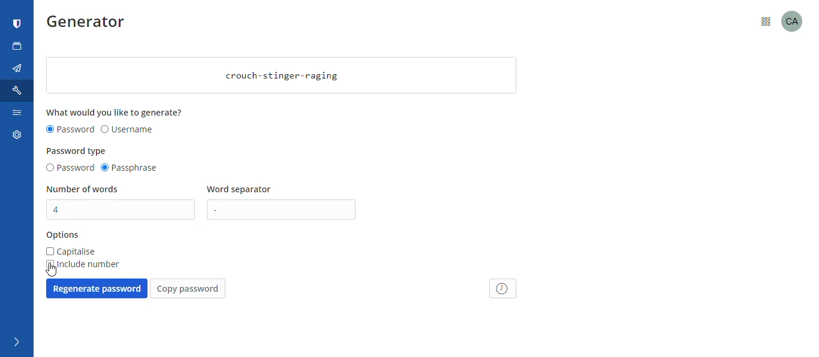 This screenshot has height=357, width=819. I want to click on menu, so click(766, 20).